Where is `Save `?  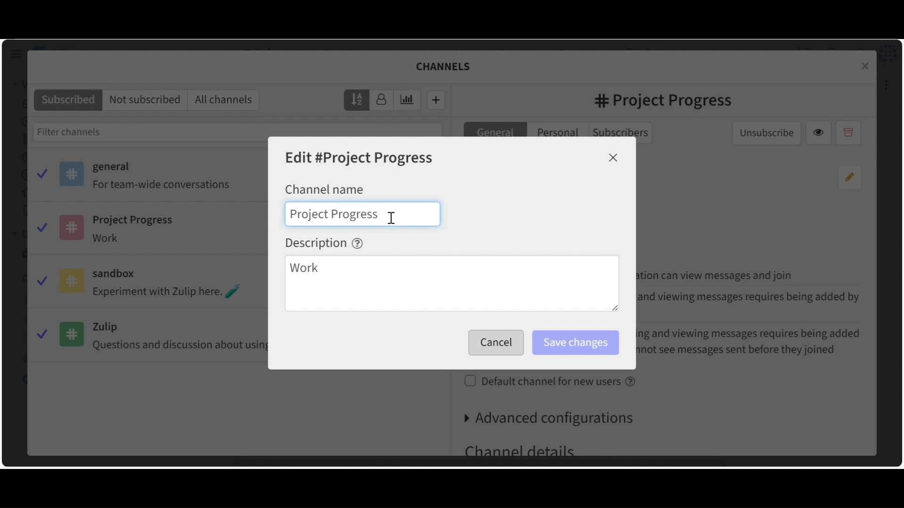
Save  is located at coordinates (493, 343).